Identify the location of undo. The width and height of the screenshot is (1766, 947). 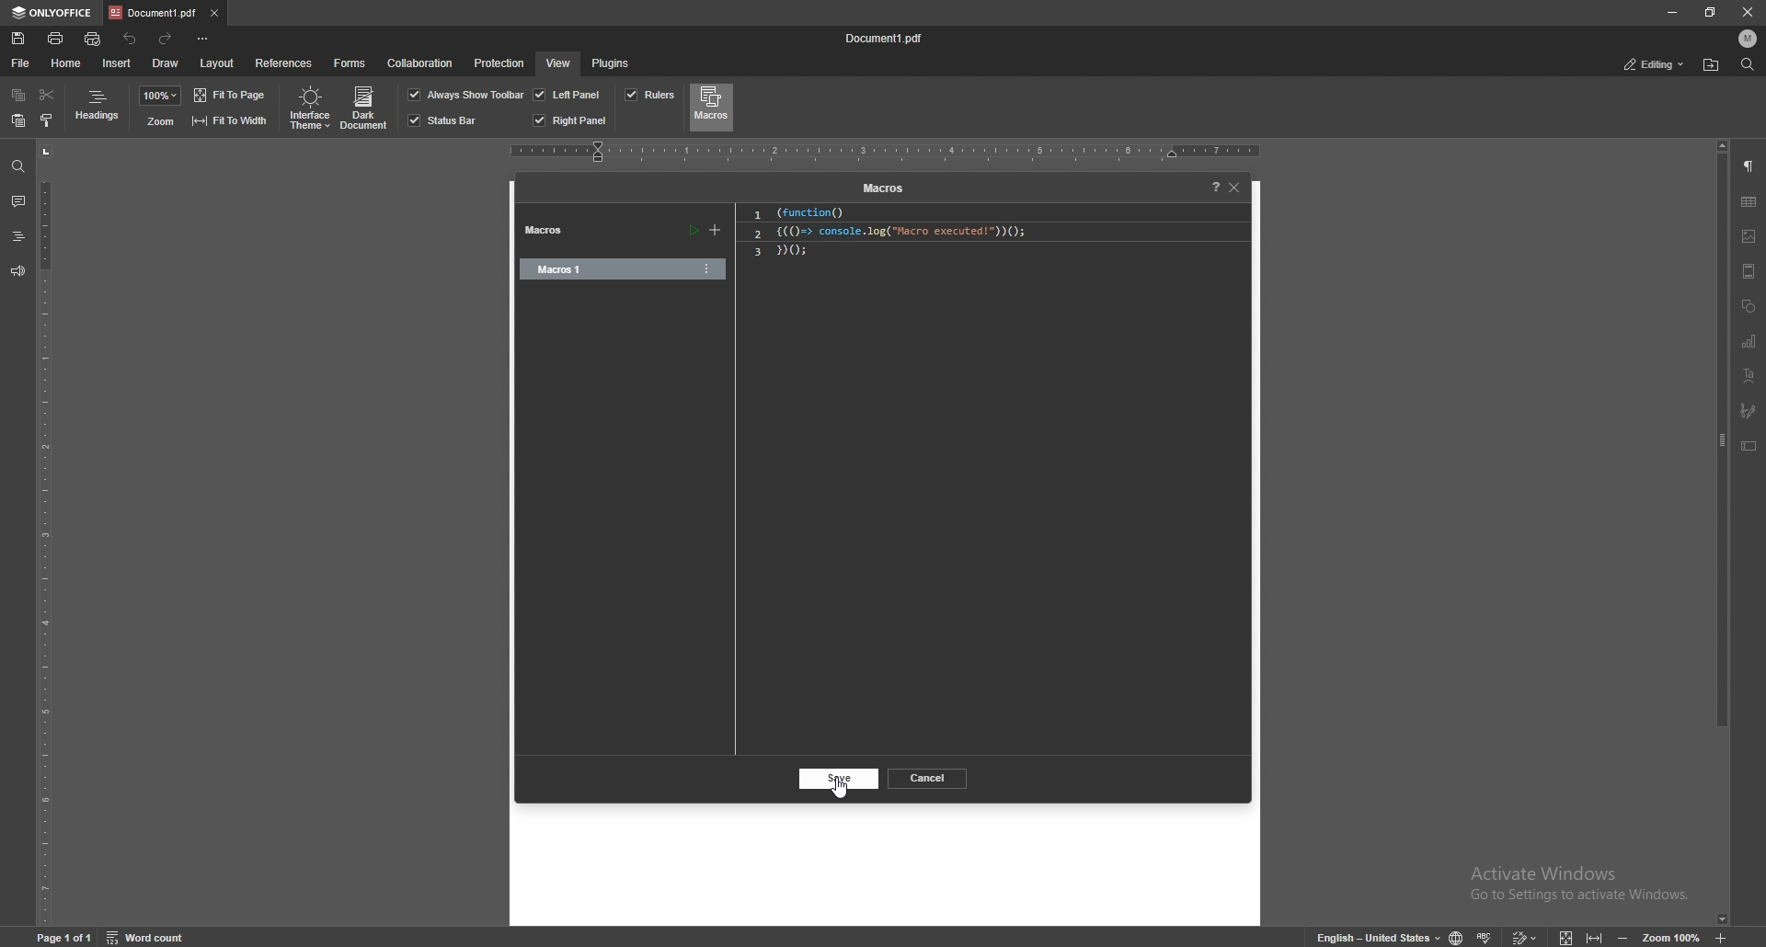
(131, 39).